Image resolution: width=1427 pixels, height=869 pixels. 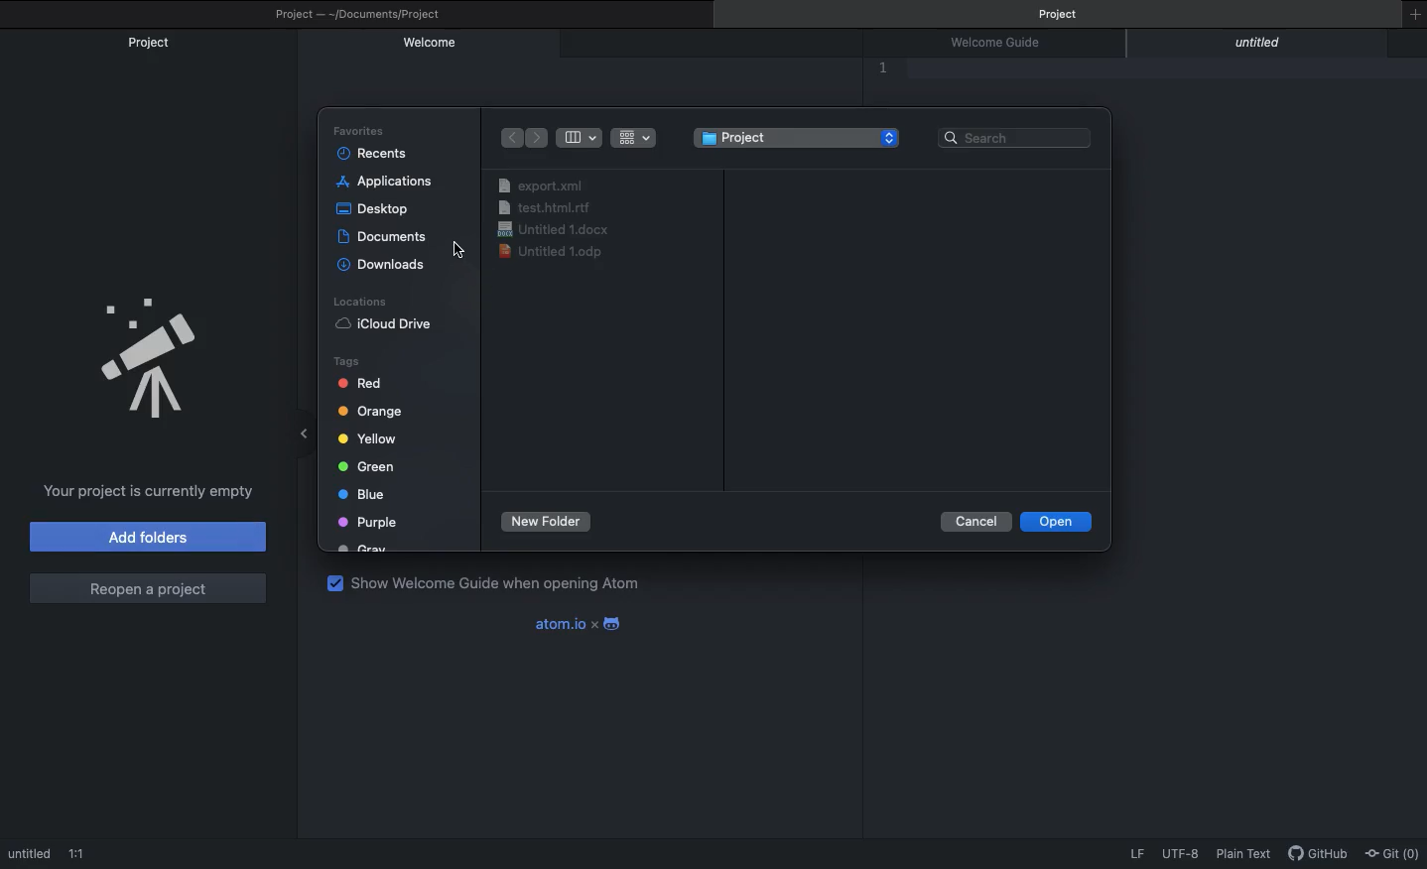 What do you see at coordinates (1138, 850) in the screenshot?
I see `LF` at bounding box center [1138, 850].